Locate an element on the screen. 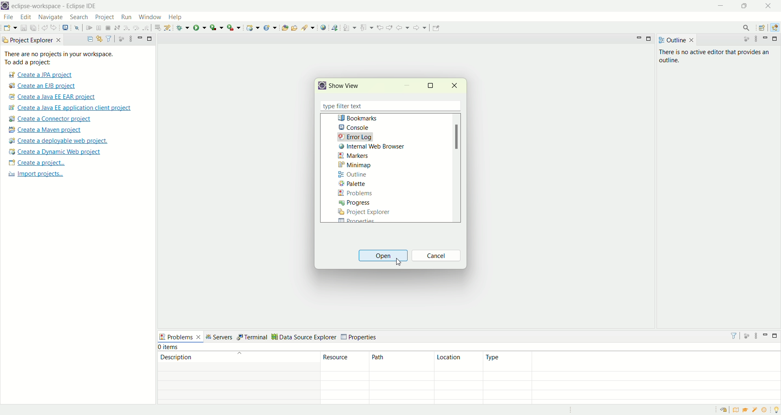 This screenshot has height=415, width=781. tutorial is located at coordinates (745, 411).